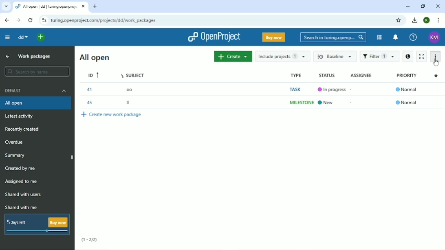 The width and height of the screenshot is (445, 250). I want to click on Create, so click(233, 56).